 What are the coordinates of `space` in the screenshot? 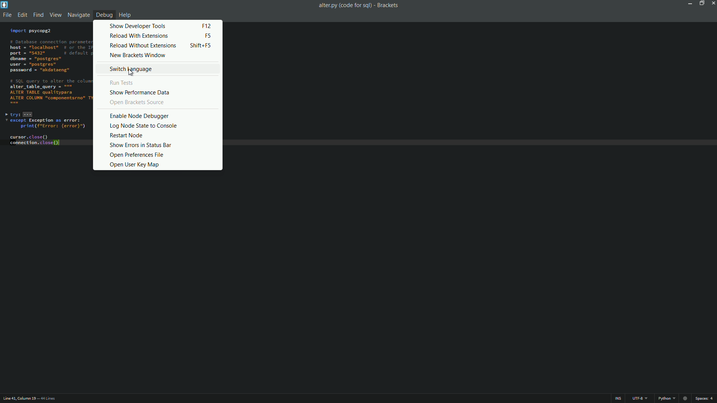 It's located at (704, 398).